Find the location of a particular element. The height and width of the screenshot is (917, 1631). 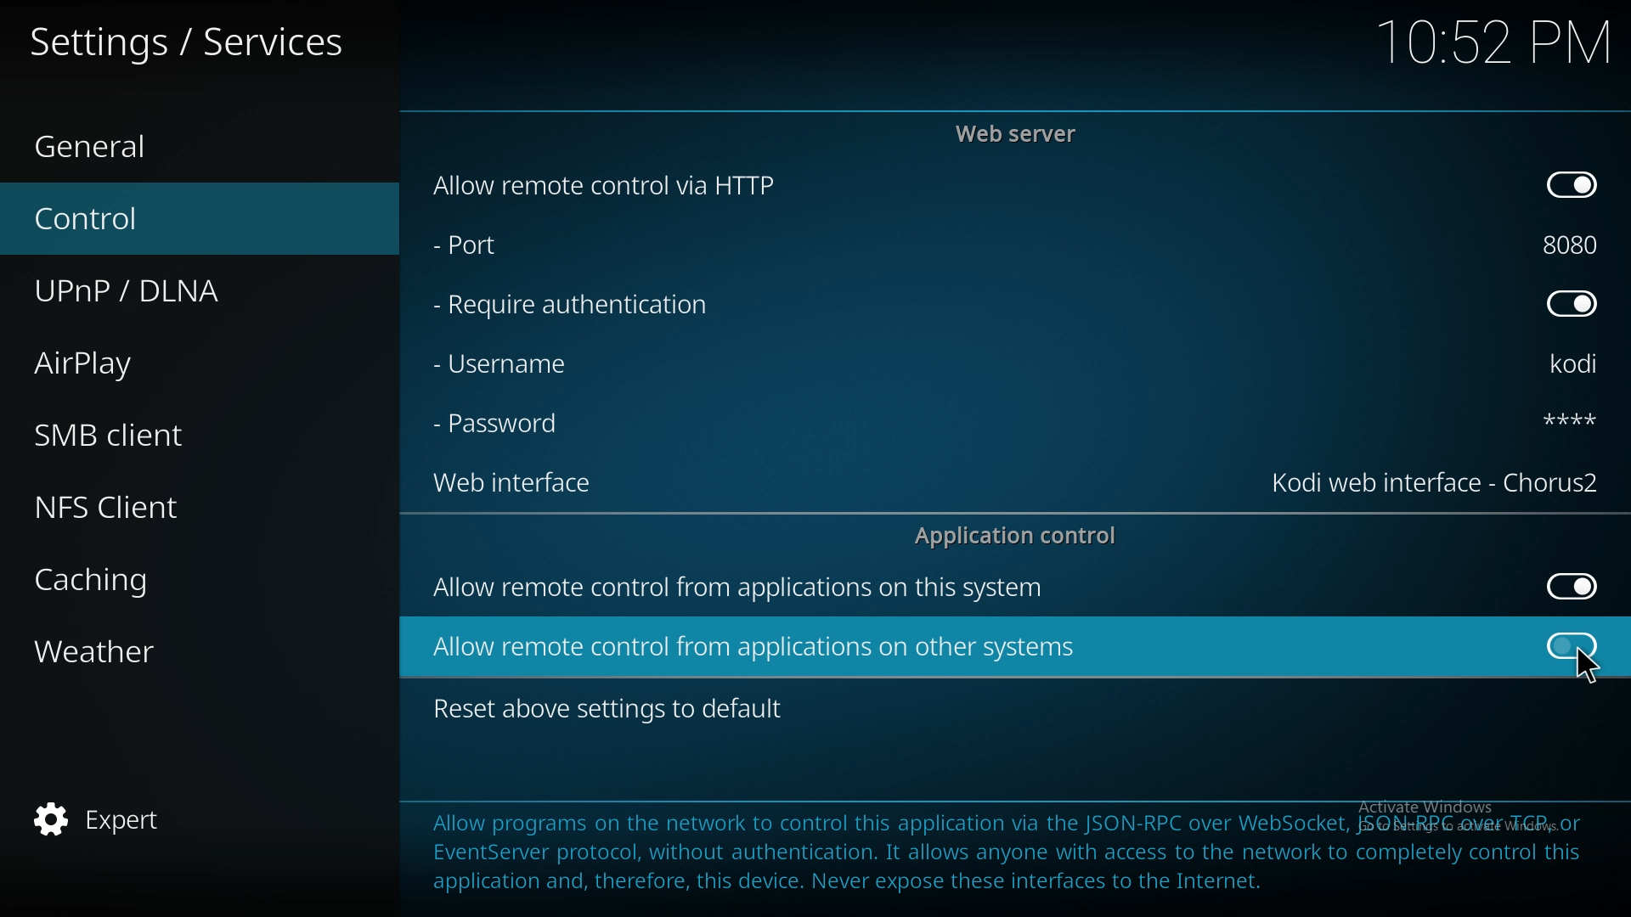

password is located at coordinates (503, 425).